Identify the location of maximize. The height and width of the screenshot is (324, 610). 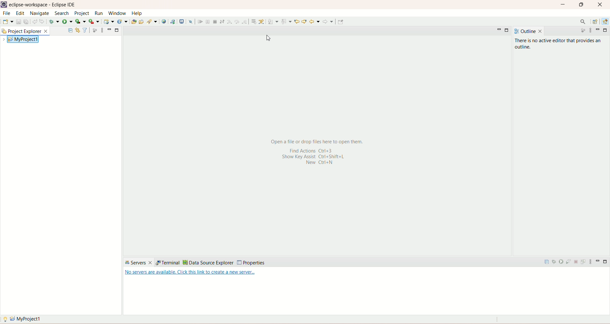
(507, 30).